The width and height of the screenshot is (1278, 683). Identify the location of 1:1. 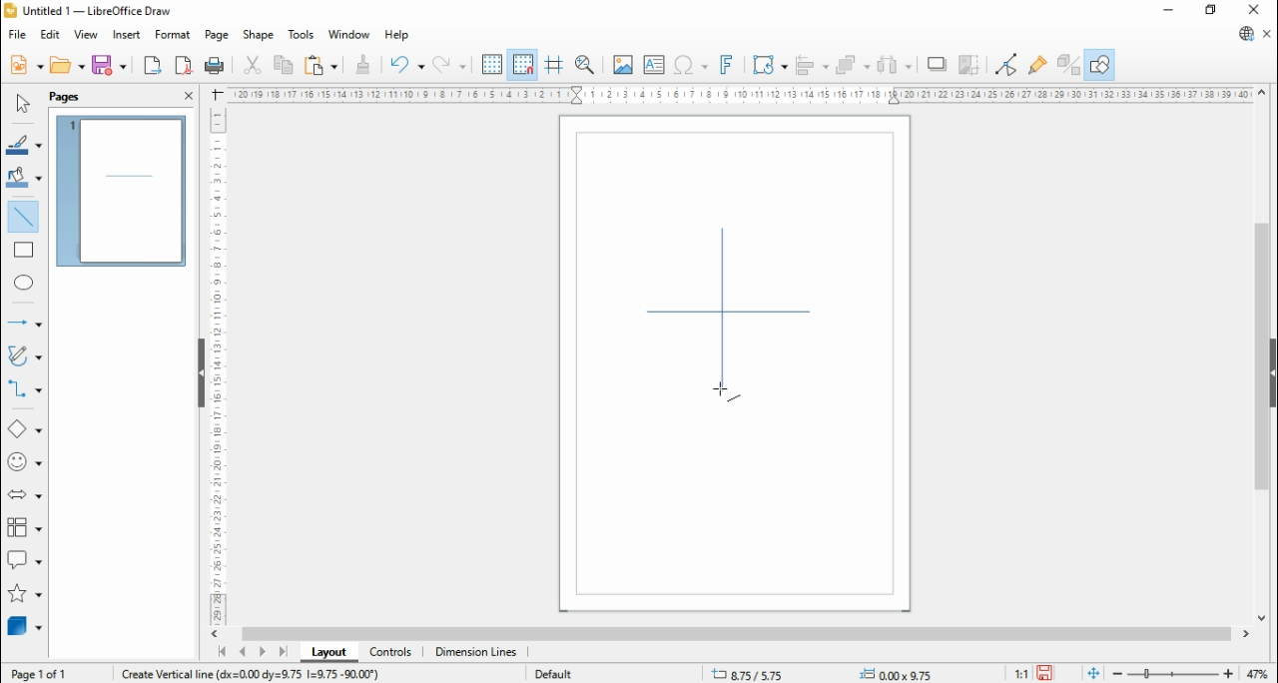
(1019, 674).